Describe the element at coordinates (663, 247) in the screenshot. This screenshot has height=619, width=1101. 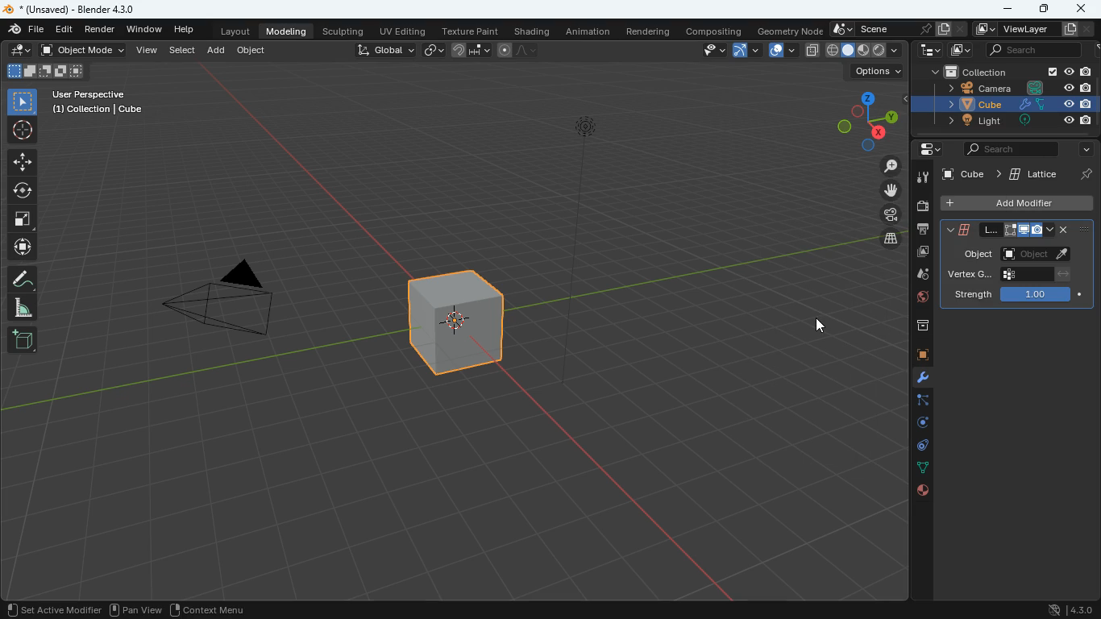
I see `` at that location.